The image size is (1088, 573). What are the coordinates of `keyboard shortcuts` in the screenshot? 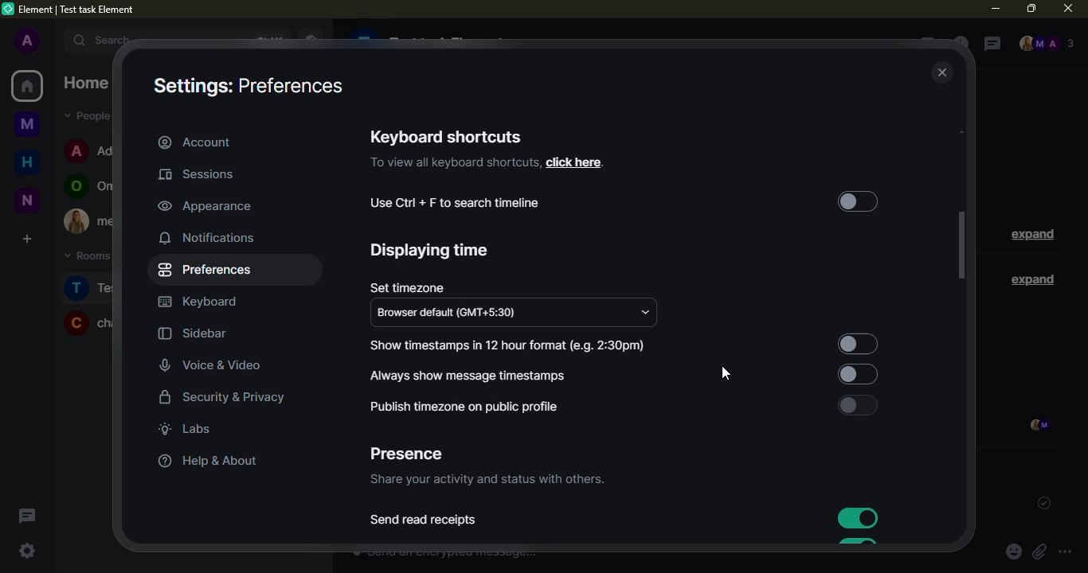 It's located at (446, 136).